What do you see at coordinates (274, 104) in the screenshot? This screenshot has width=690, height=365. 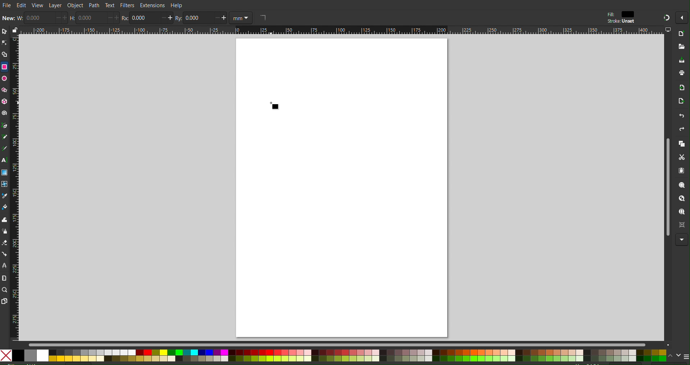 I see `Cursor` at bounding box center [274, 104].